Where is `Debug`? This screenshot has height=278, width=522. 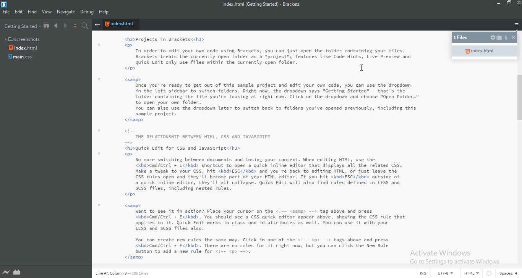
Debug is located at coordinates (87, 13).